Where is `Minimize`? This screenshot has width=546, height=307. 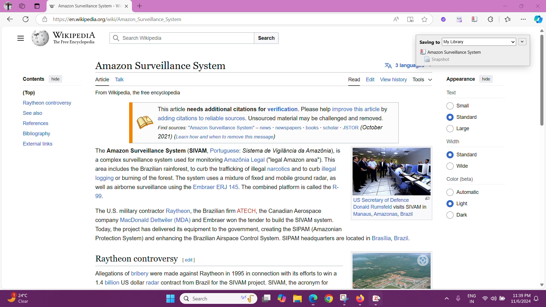
Minimize is located at coordinates (507, 6).